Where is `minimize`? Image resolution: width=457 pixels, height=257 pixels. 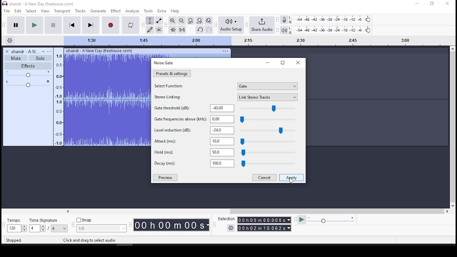 minimize is located at coordinates (267, 62).